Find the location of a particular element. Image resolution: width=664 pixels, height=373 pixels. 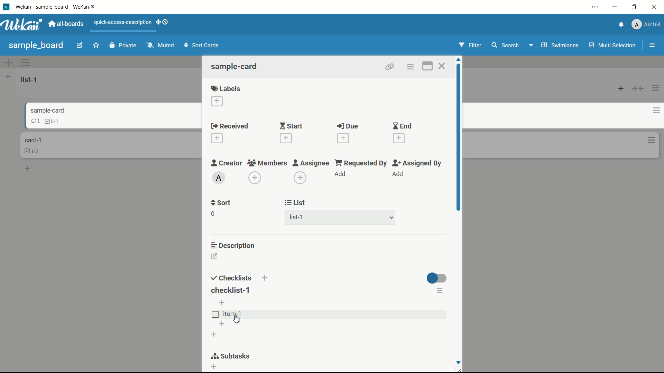

swimlanes is located at coordinates (559, 46).